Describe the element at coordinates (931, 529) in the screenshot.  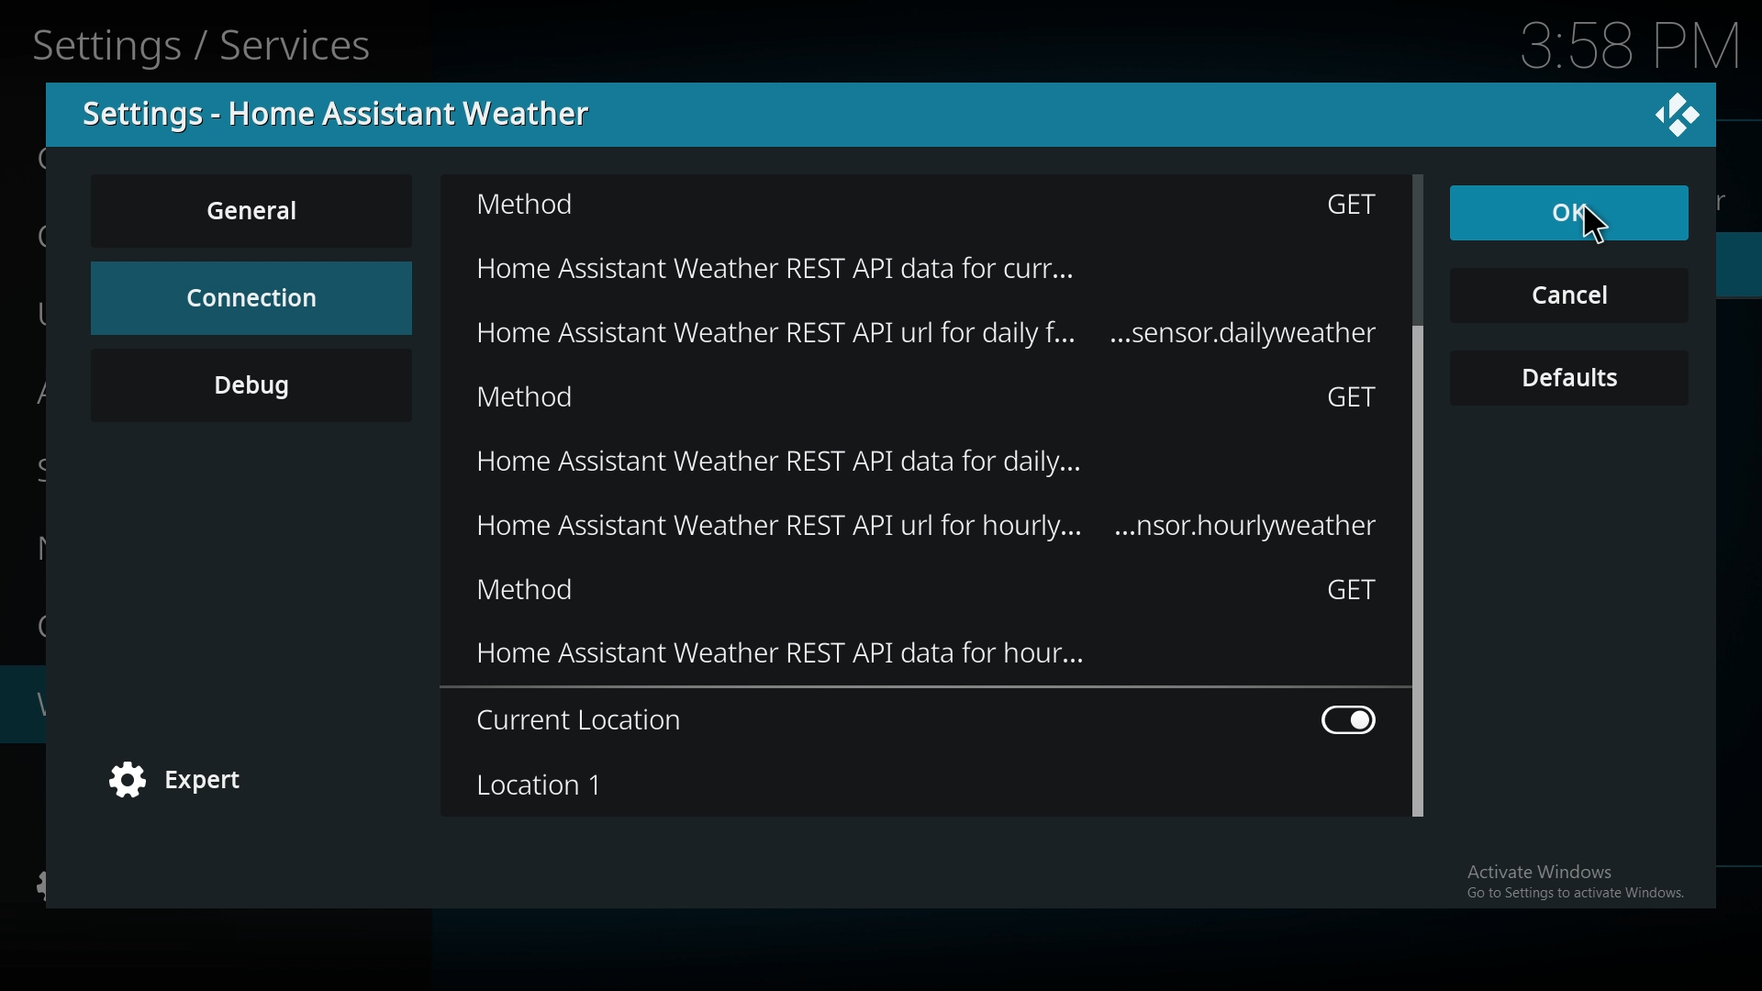
I see `home assistant weather rest api url` at that location.